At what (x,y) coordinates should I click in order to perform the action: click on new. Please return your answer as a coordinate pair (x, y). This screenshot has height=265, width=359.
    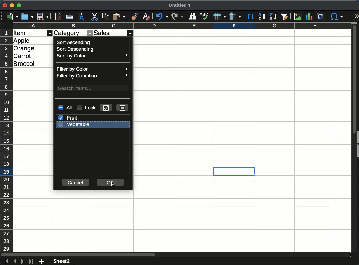
    Looking at the image, I should click on (13, 16).